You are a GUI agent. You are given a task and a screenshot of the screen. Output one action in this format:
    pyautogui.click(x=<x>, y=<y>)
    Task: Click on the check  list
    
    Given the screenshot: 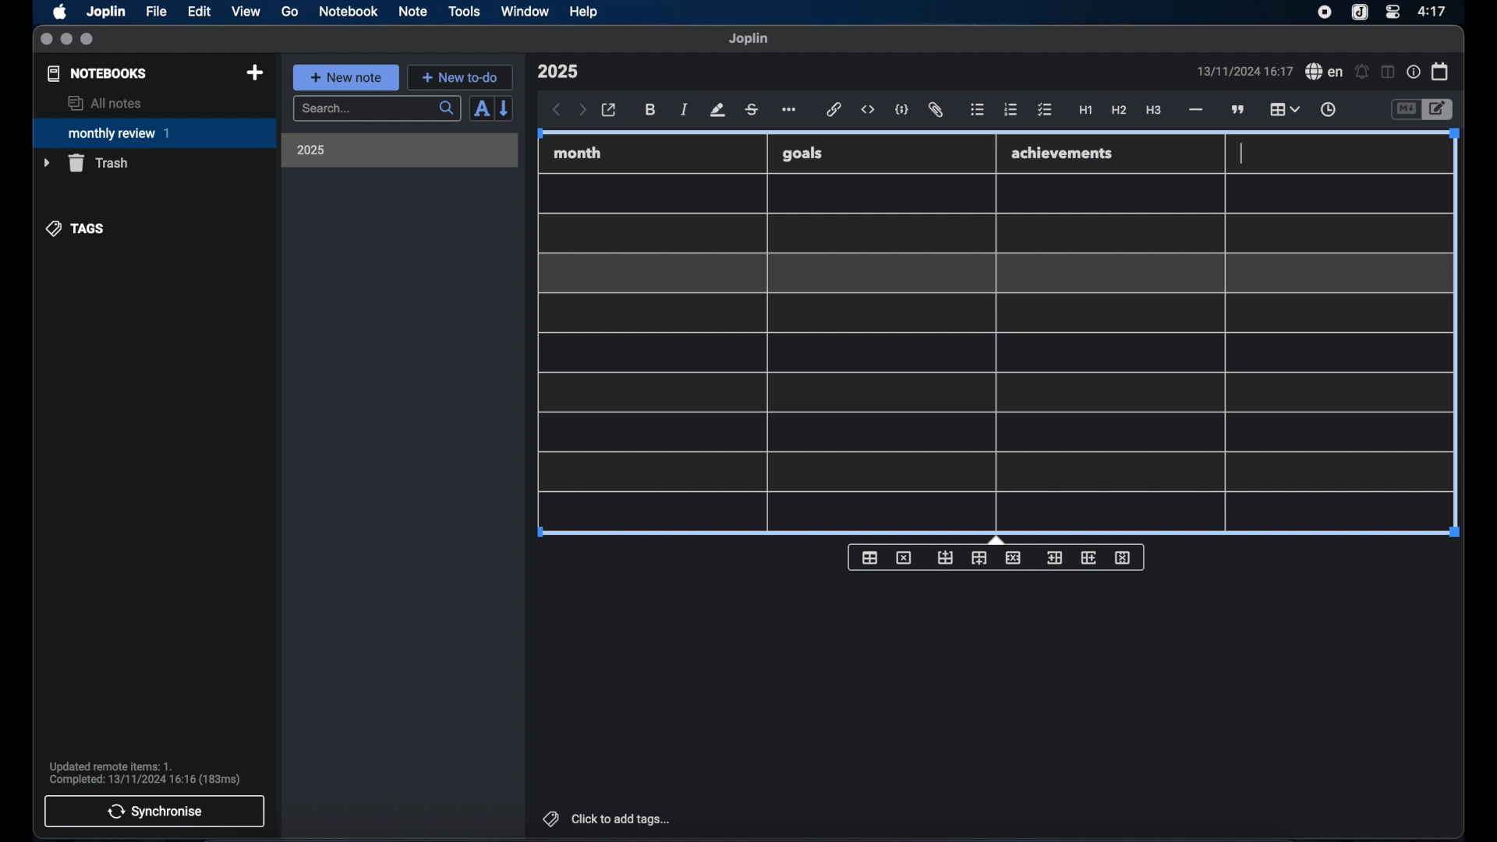 What is the action you would take?
    pyautogui.click(x=1045, y=111)
    